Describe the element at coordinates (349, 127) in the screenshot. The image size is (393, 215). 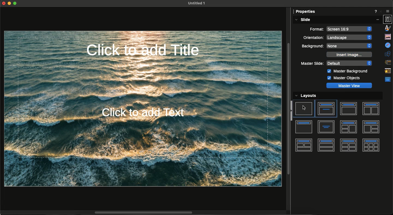
I see `Title and three boxes` at that location.